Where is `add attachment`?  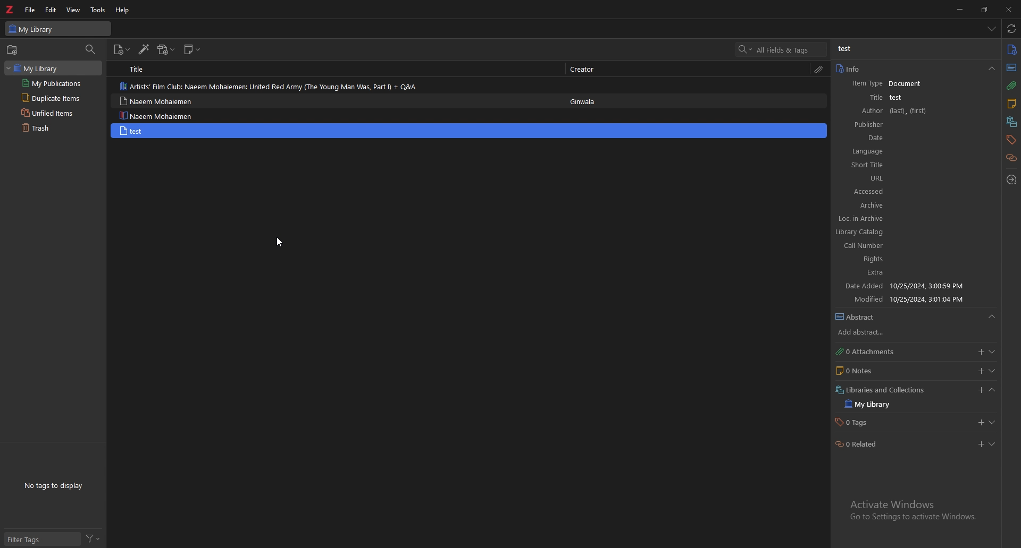 add attachment is located at coordinates (166, 49).